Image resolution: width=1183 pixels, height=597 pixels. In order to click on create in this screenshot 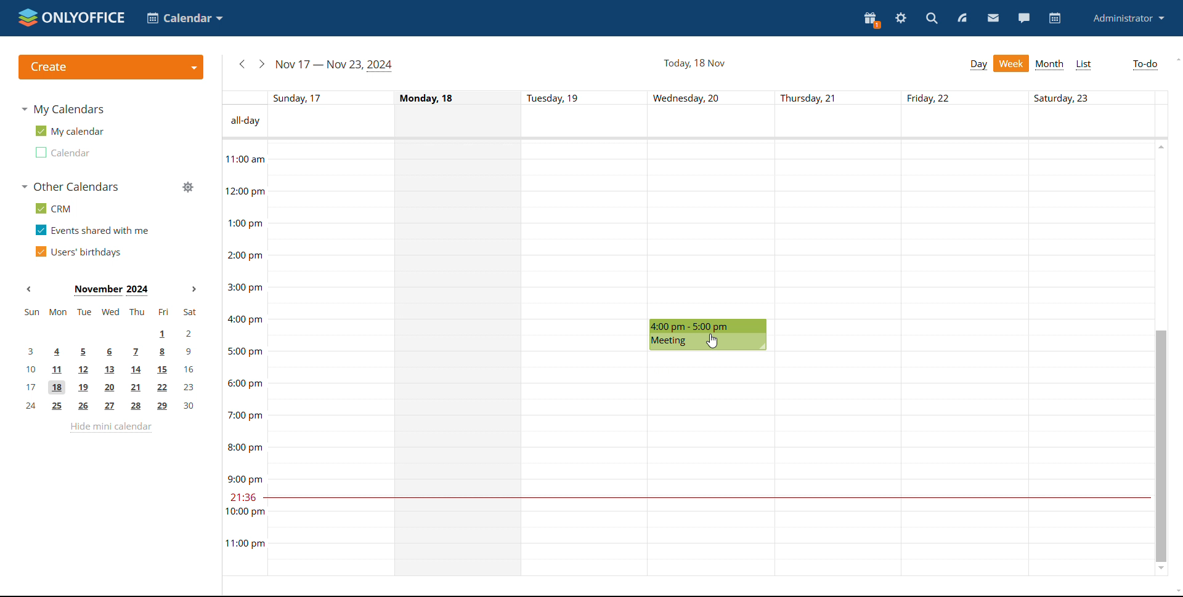, I will do `click(111, 67)`.